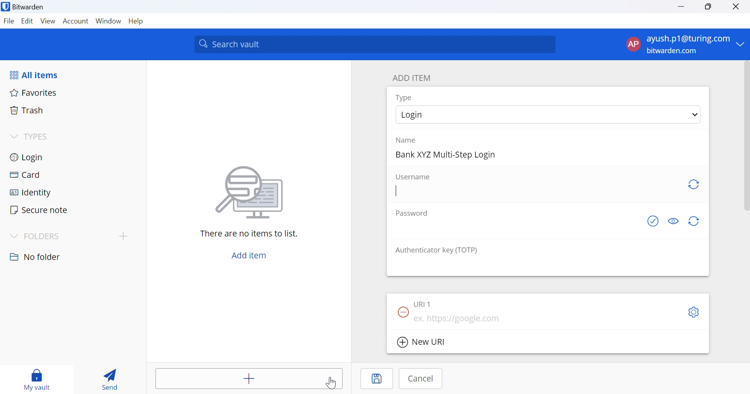 The width and height of the screenshot is (750, 394). I want to click on Search vault, so click(376, 44).